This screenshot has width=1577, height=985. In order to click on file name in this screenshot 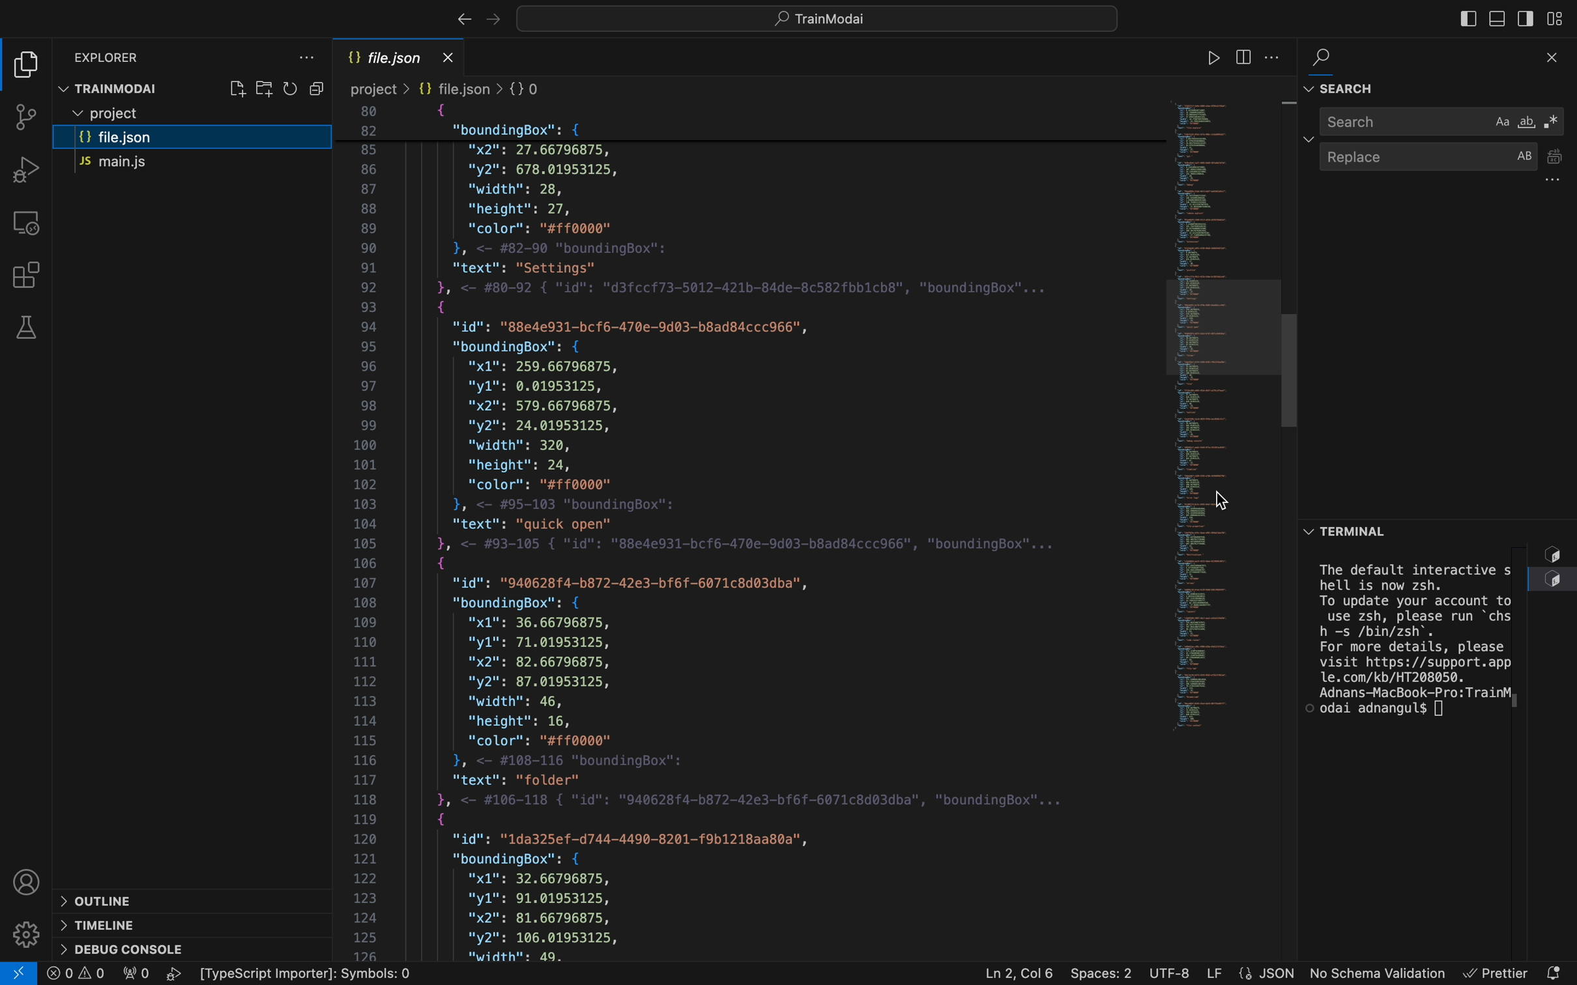, I will do `click(398, 58)`.